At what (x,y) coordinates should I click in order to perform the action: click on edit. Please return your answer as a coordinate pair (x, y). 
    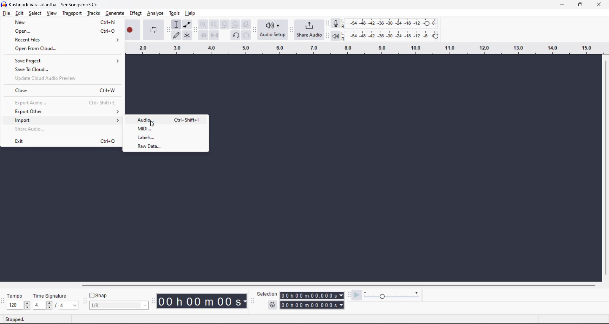
    Looking at the image, I should click on (20, 13).